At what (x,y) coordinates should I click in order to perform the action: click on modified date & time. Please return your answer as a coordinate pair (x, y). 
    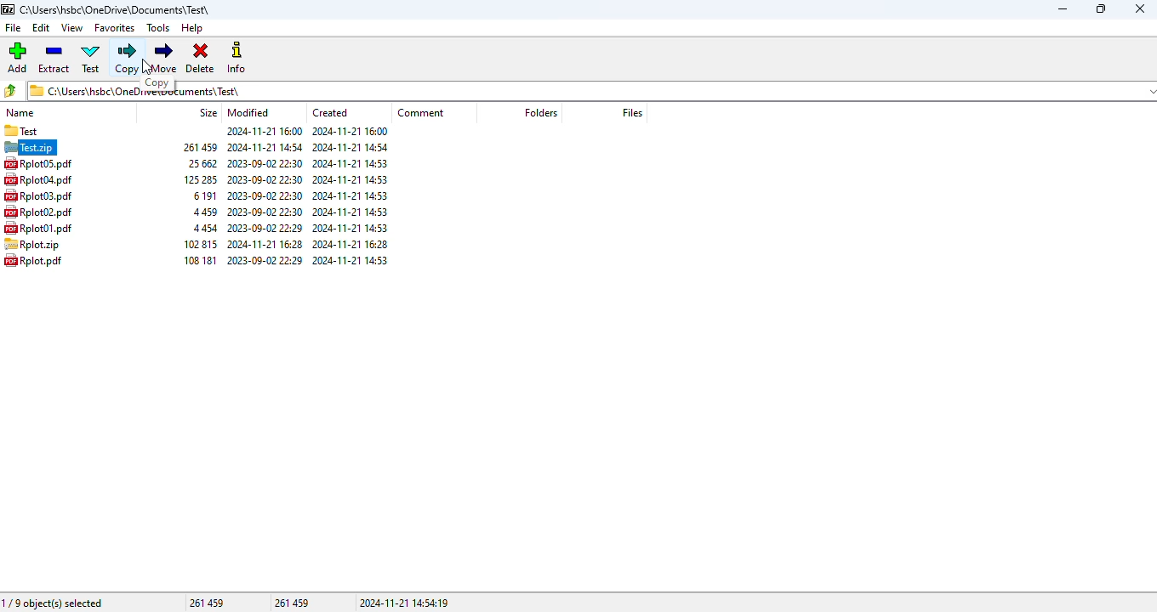
    Looking at the image, I should click on (265, 131).